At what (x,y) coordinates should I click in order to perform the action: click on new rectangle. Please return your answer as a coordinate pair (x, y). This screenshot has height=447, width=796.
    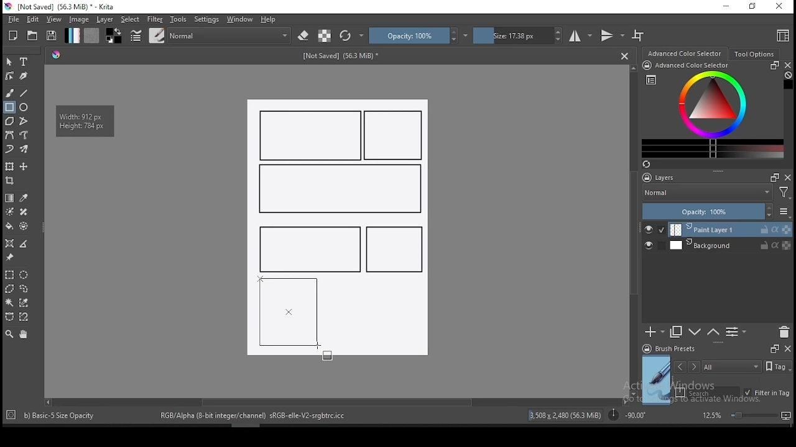
    Looking at the image, I should click on (307, 248).